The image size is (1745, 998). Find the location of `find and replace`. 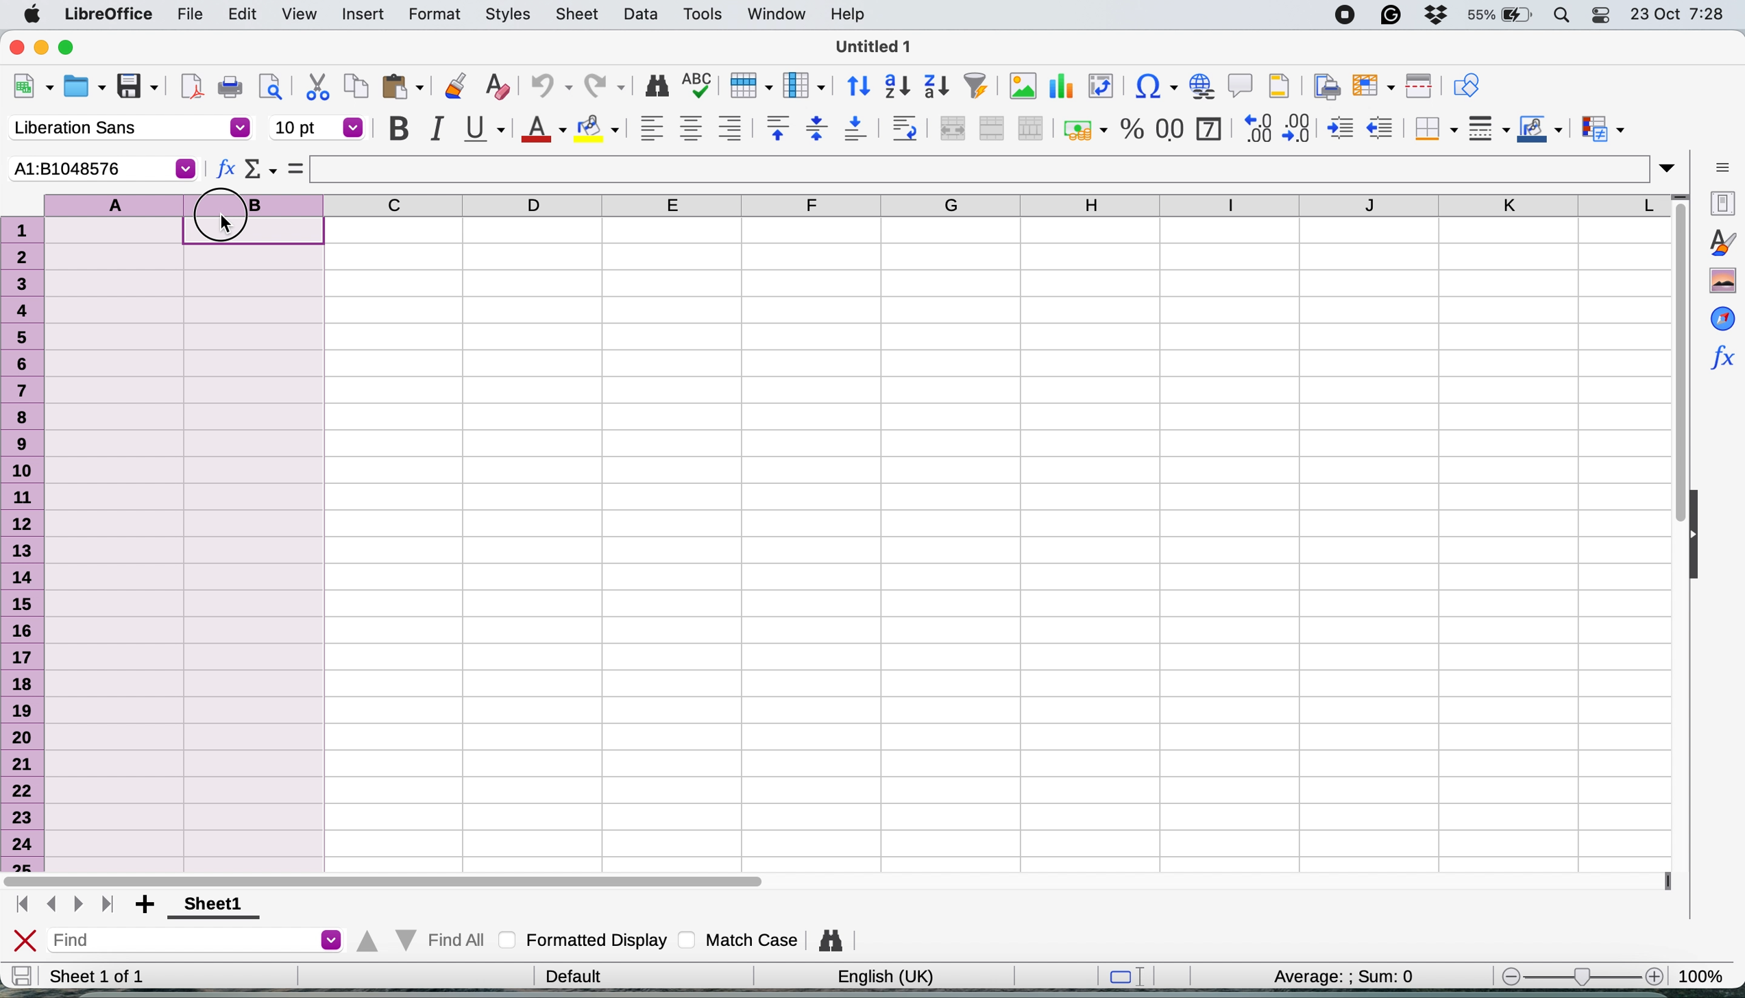

find and replace is located at coordinates (827, 942).